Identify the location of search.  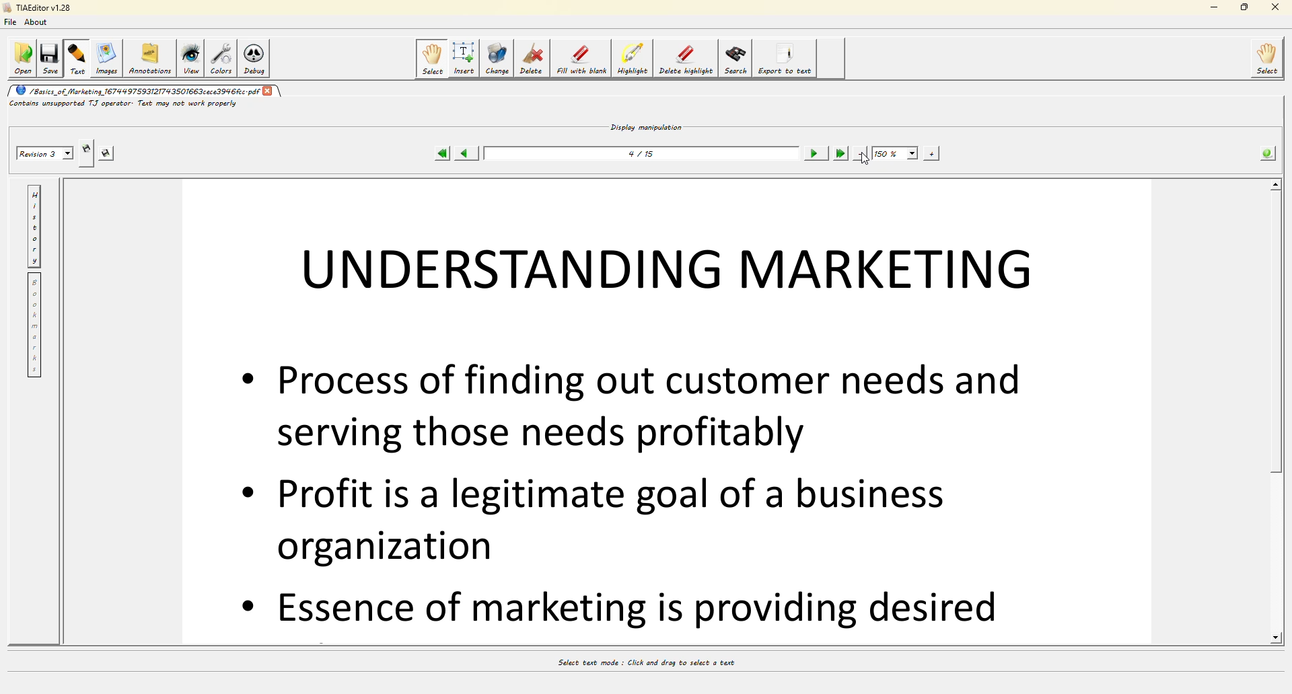
(735, 59).